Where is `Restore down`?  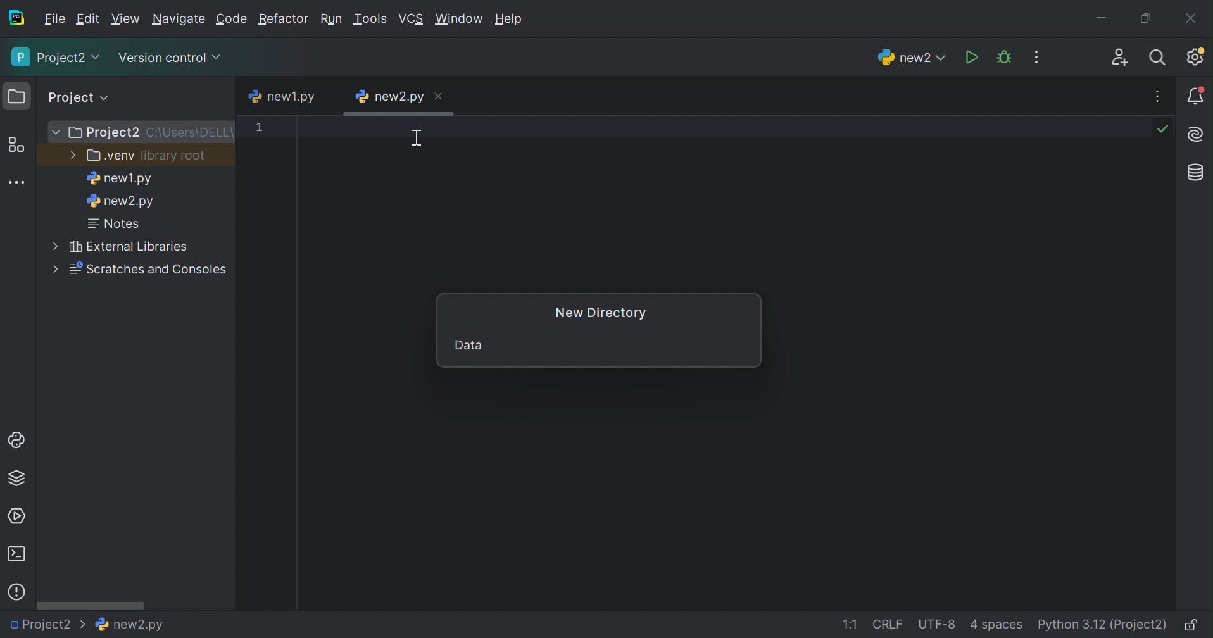
Restore down is located at coordinates (1147, 16).